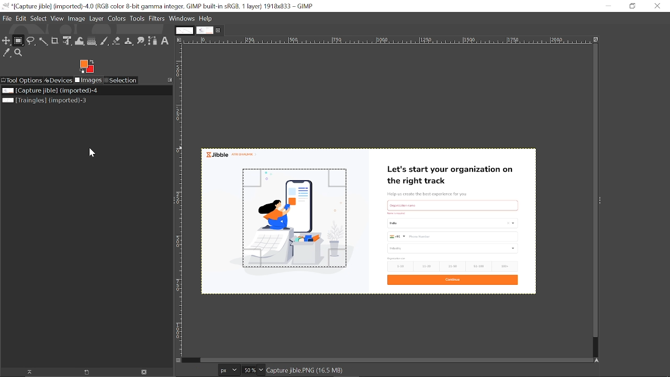 The image size is (670, 377). Describe the element at coordinates (79, 40) in the screenshot. I see `wrap text` at that location.